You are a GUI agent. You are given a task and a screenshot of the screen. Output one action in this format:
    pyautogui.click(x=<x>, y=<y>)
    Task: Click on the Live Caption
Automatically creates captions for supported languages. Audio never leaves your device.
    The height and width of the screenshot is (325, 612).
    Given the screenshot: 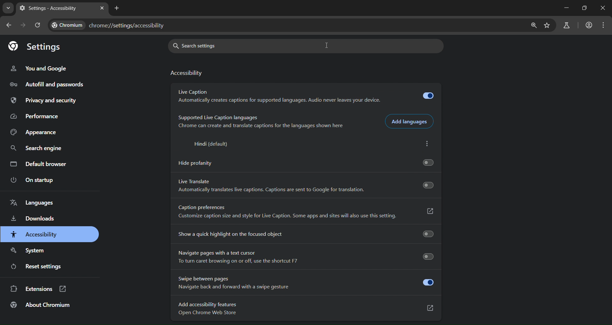 What is the action you would take?
    pyautogui.click(x=304, y=97)
    